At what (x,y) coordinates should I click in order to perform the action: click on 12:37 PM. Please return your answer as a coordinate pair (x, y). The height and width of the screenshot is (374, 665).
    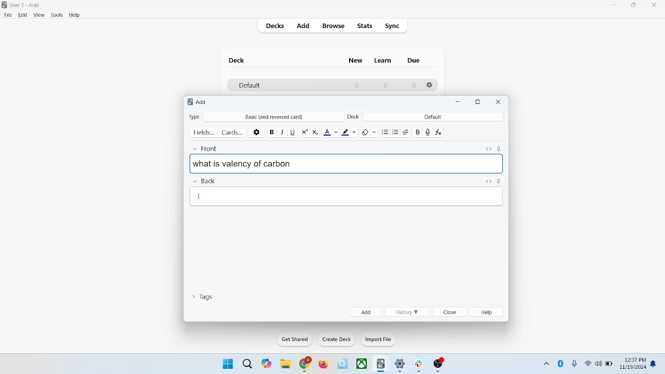
    Looking at the image, I should click on (634, 360).